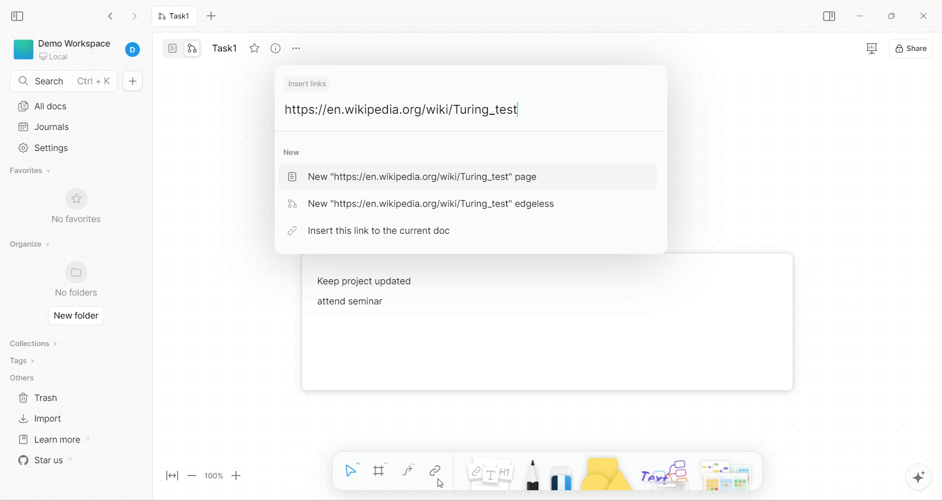 The image size is (942, 501). I want to click on collections, so click(36, 343).